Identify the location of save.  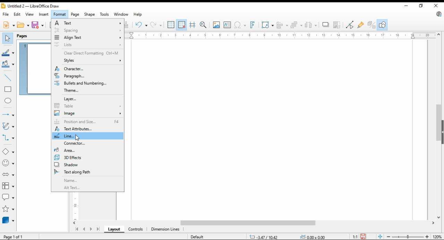
(363, 237).